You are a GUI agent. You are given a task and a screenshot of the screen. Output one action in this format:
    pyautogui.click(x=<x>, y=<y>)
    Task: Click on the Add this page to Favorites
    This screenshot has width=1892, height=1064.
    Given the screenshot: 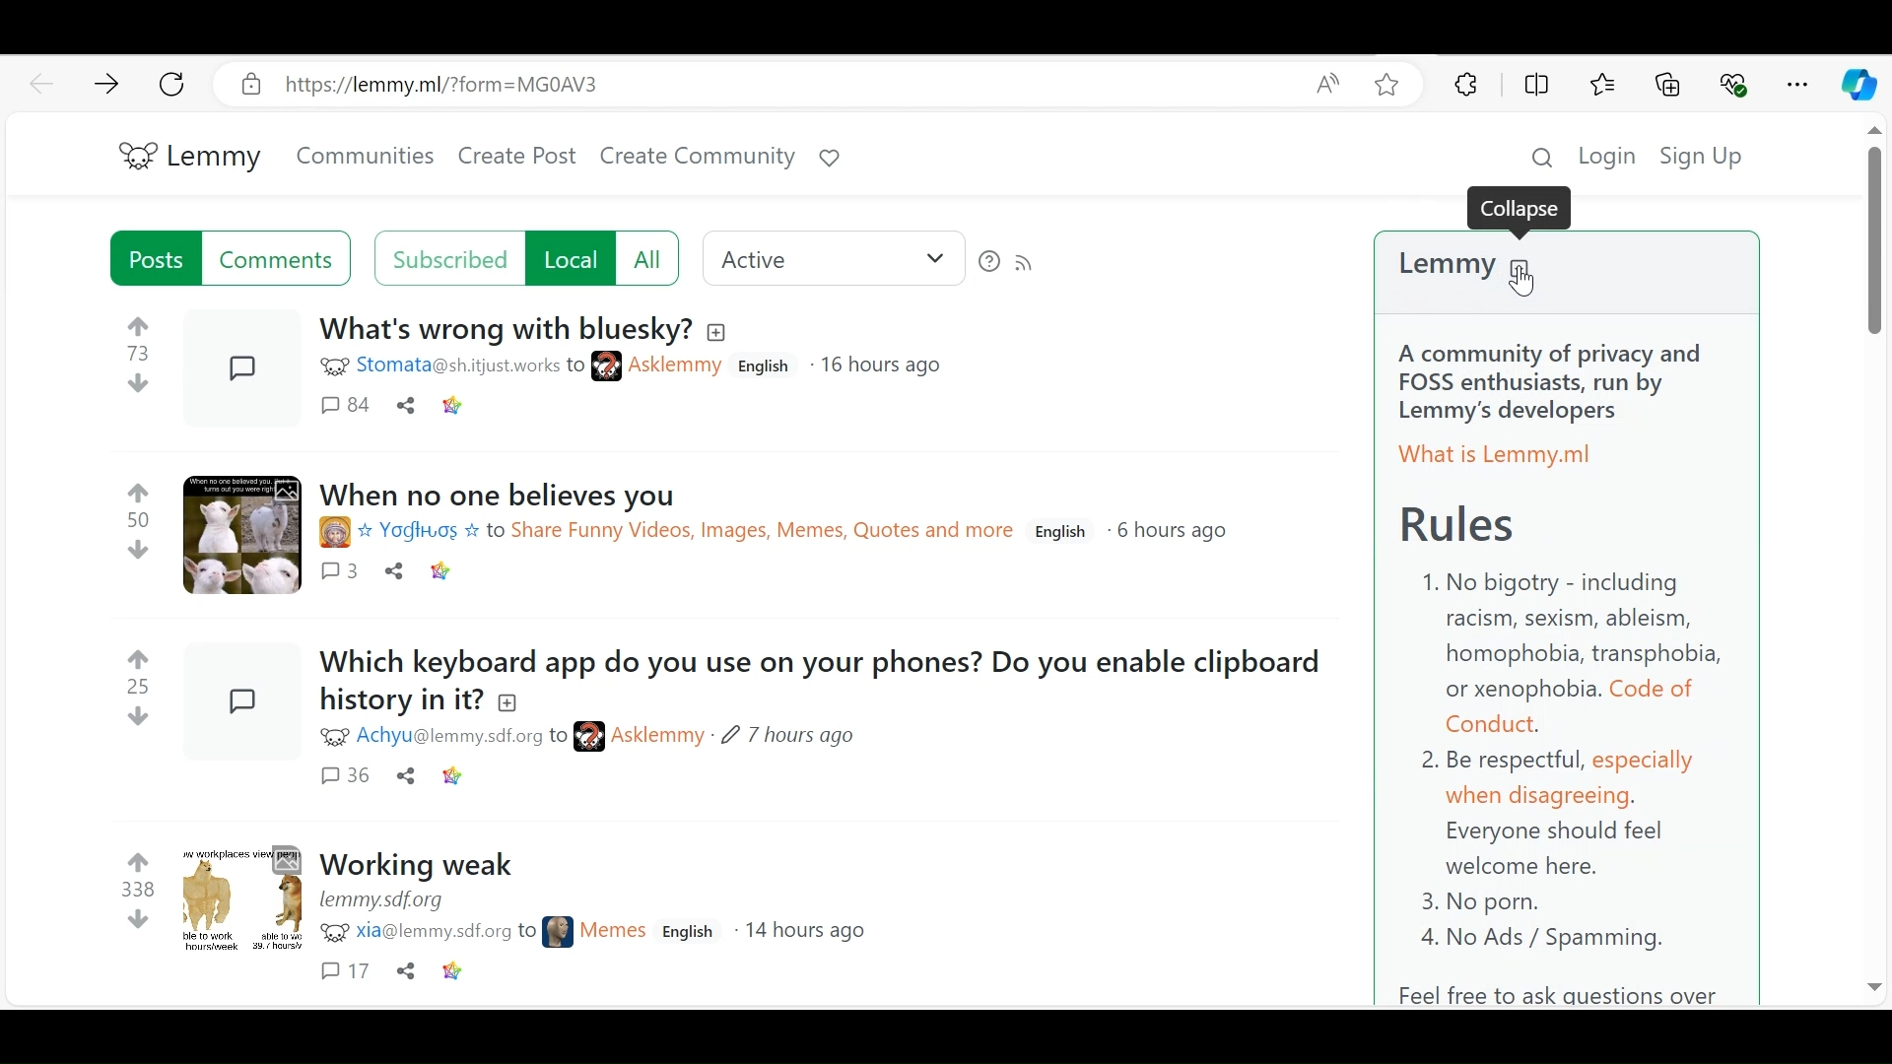 What is the action you would take?
    pyautogui.click(x=1387, y=87)
    